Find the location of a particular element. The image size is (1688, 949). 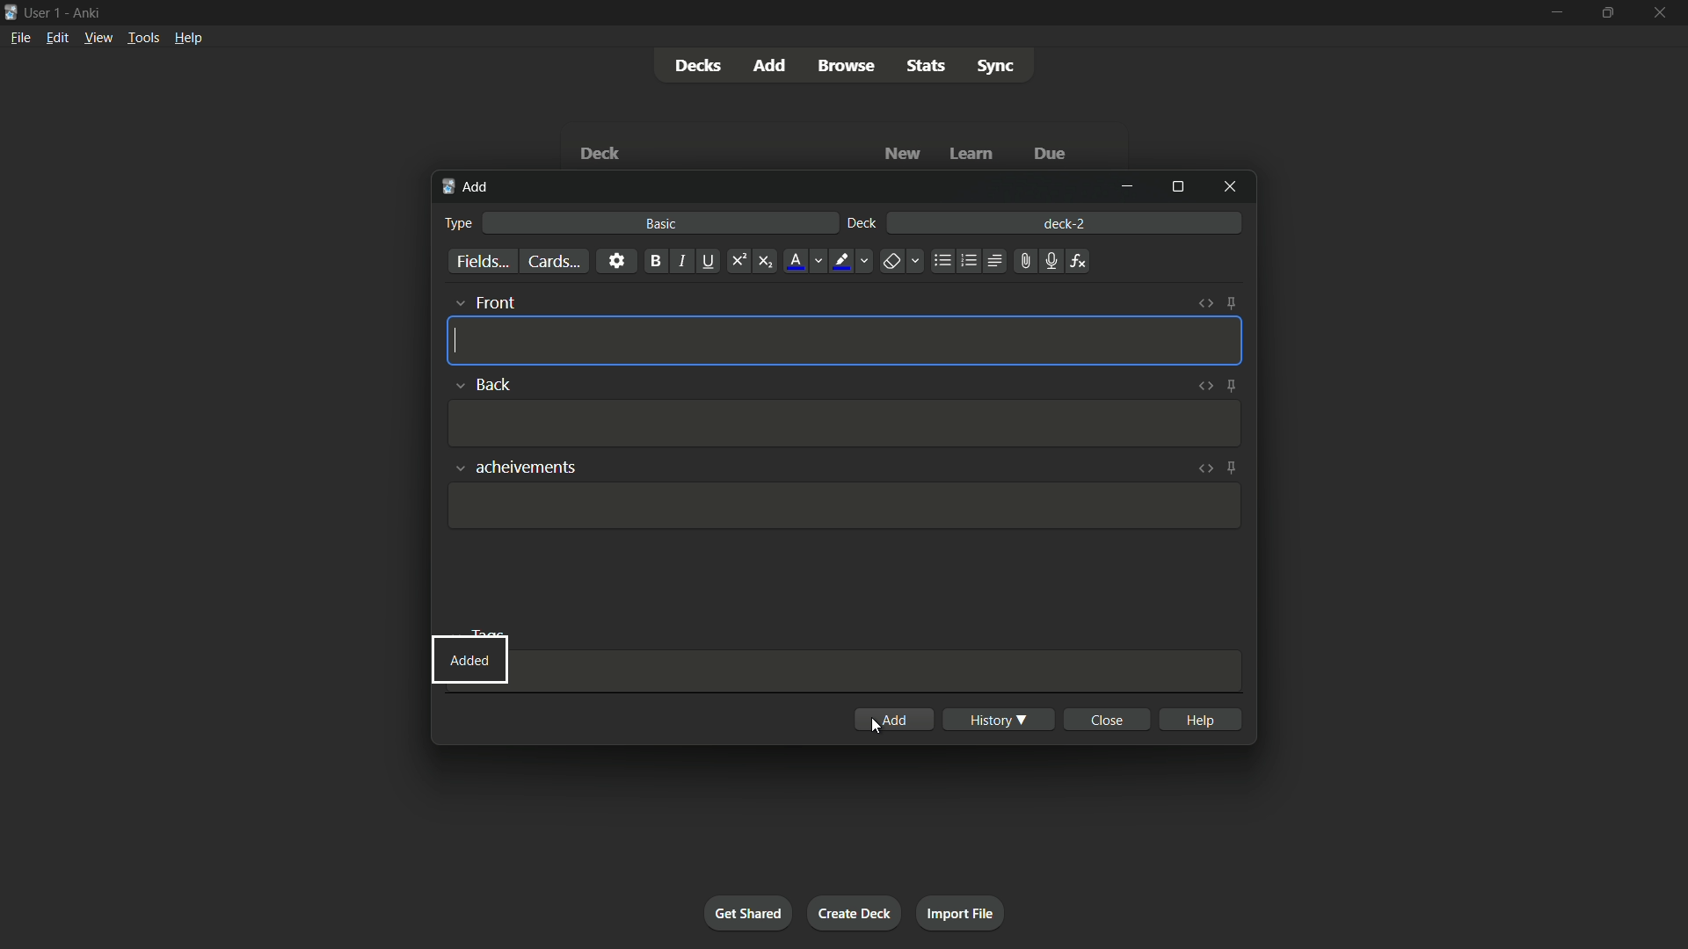

stats is located at coordinates (929, 67).